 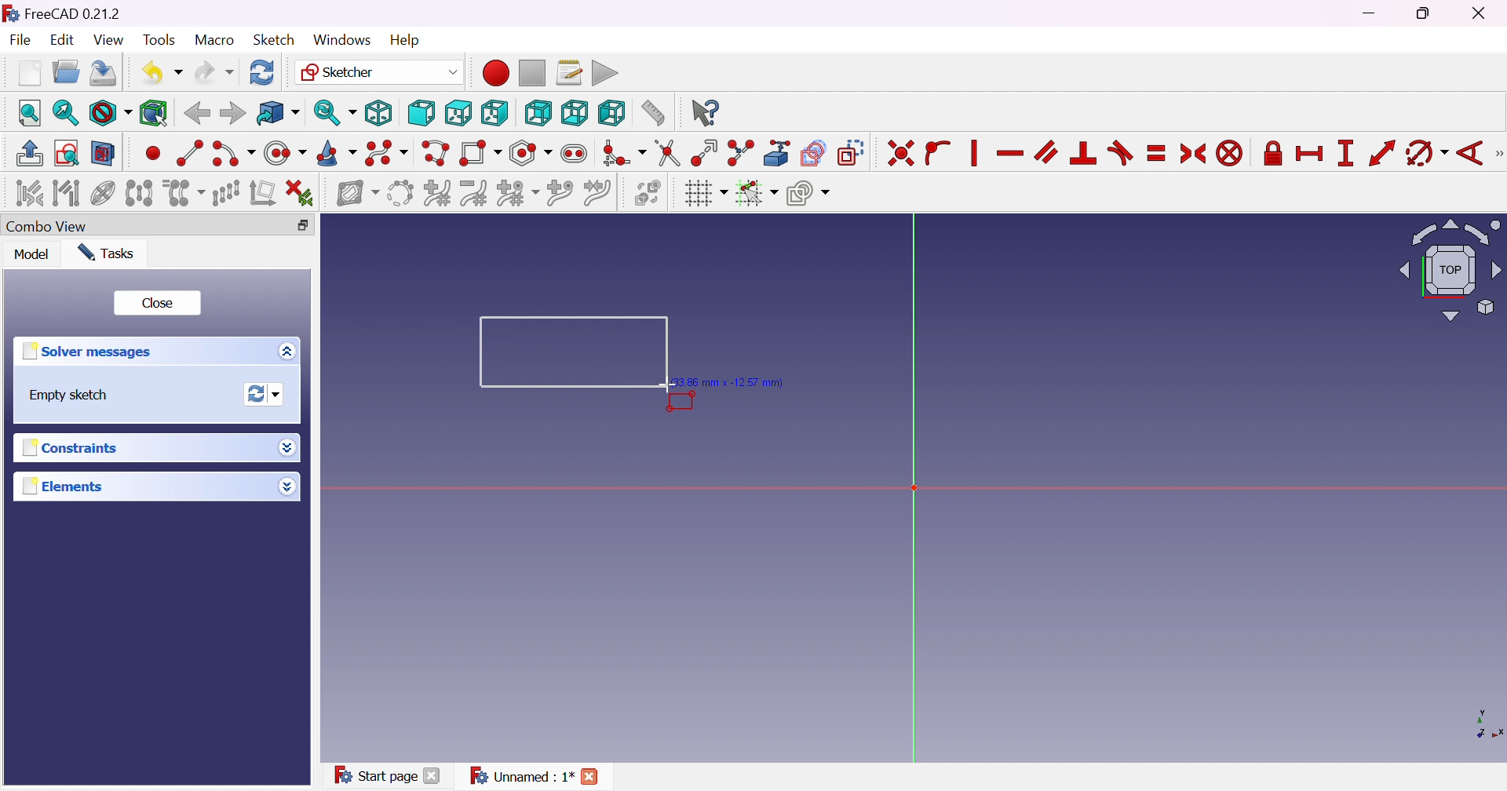 What do you see at coordinates (102, 75) in the screenshot?
I see `Save` at bounding box center [102, 75].